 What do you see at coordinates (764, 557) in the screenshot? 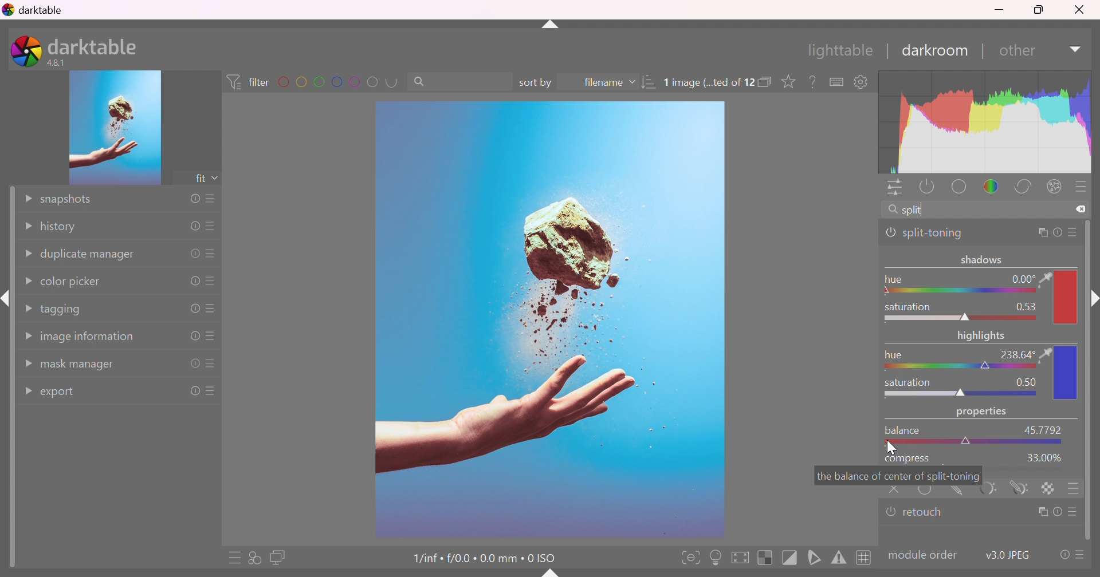
I see `toggle indication of raw overexposure` at bounding box center [764, 557].